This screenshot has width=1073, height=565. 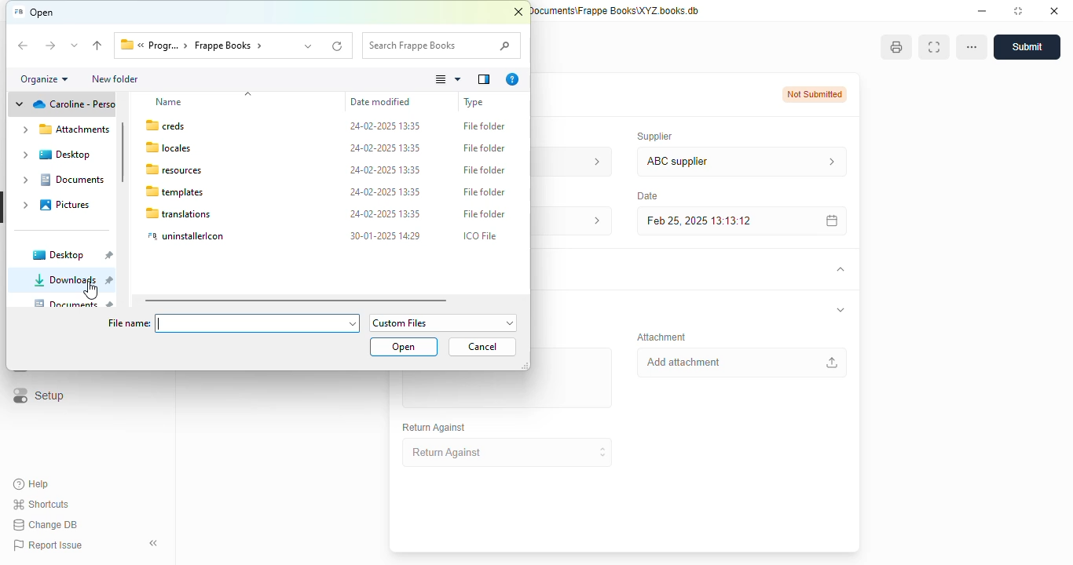 What do you see at coordinates (128, 323) in the screenshot?
I see `file name: ` at bounding box center [128, 323].